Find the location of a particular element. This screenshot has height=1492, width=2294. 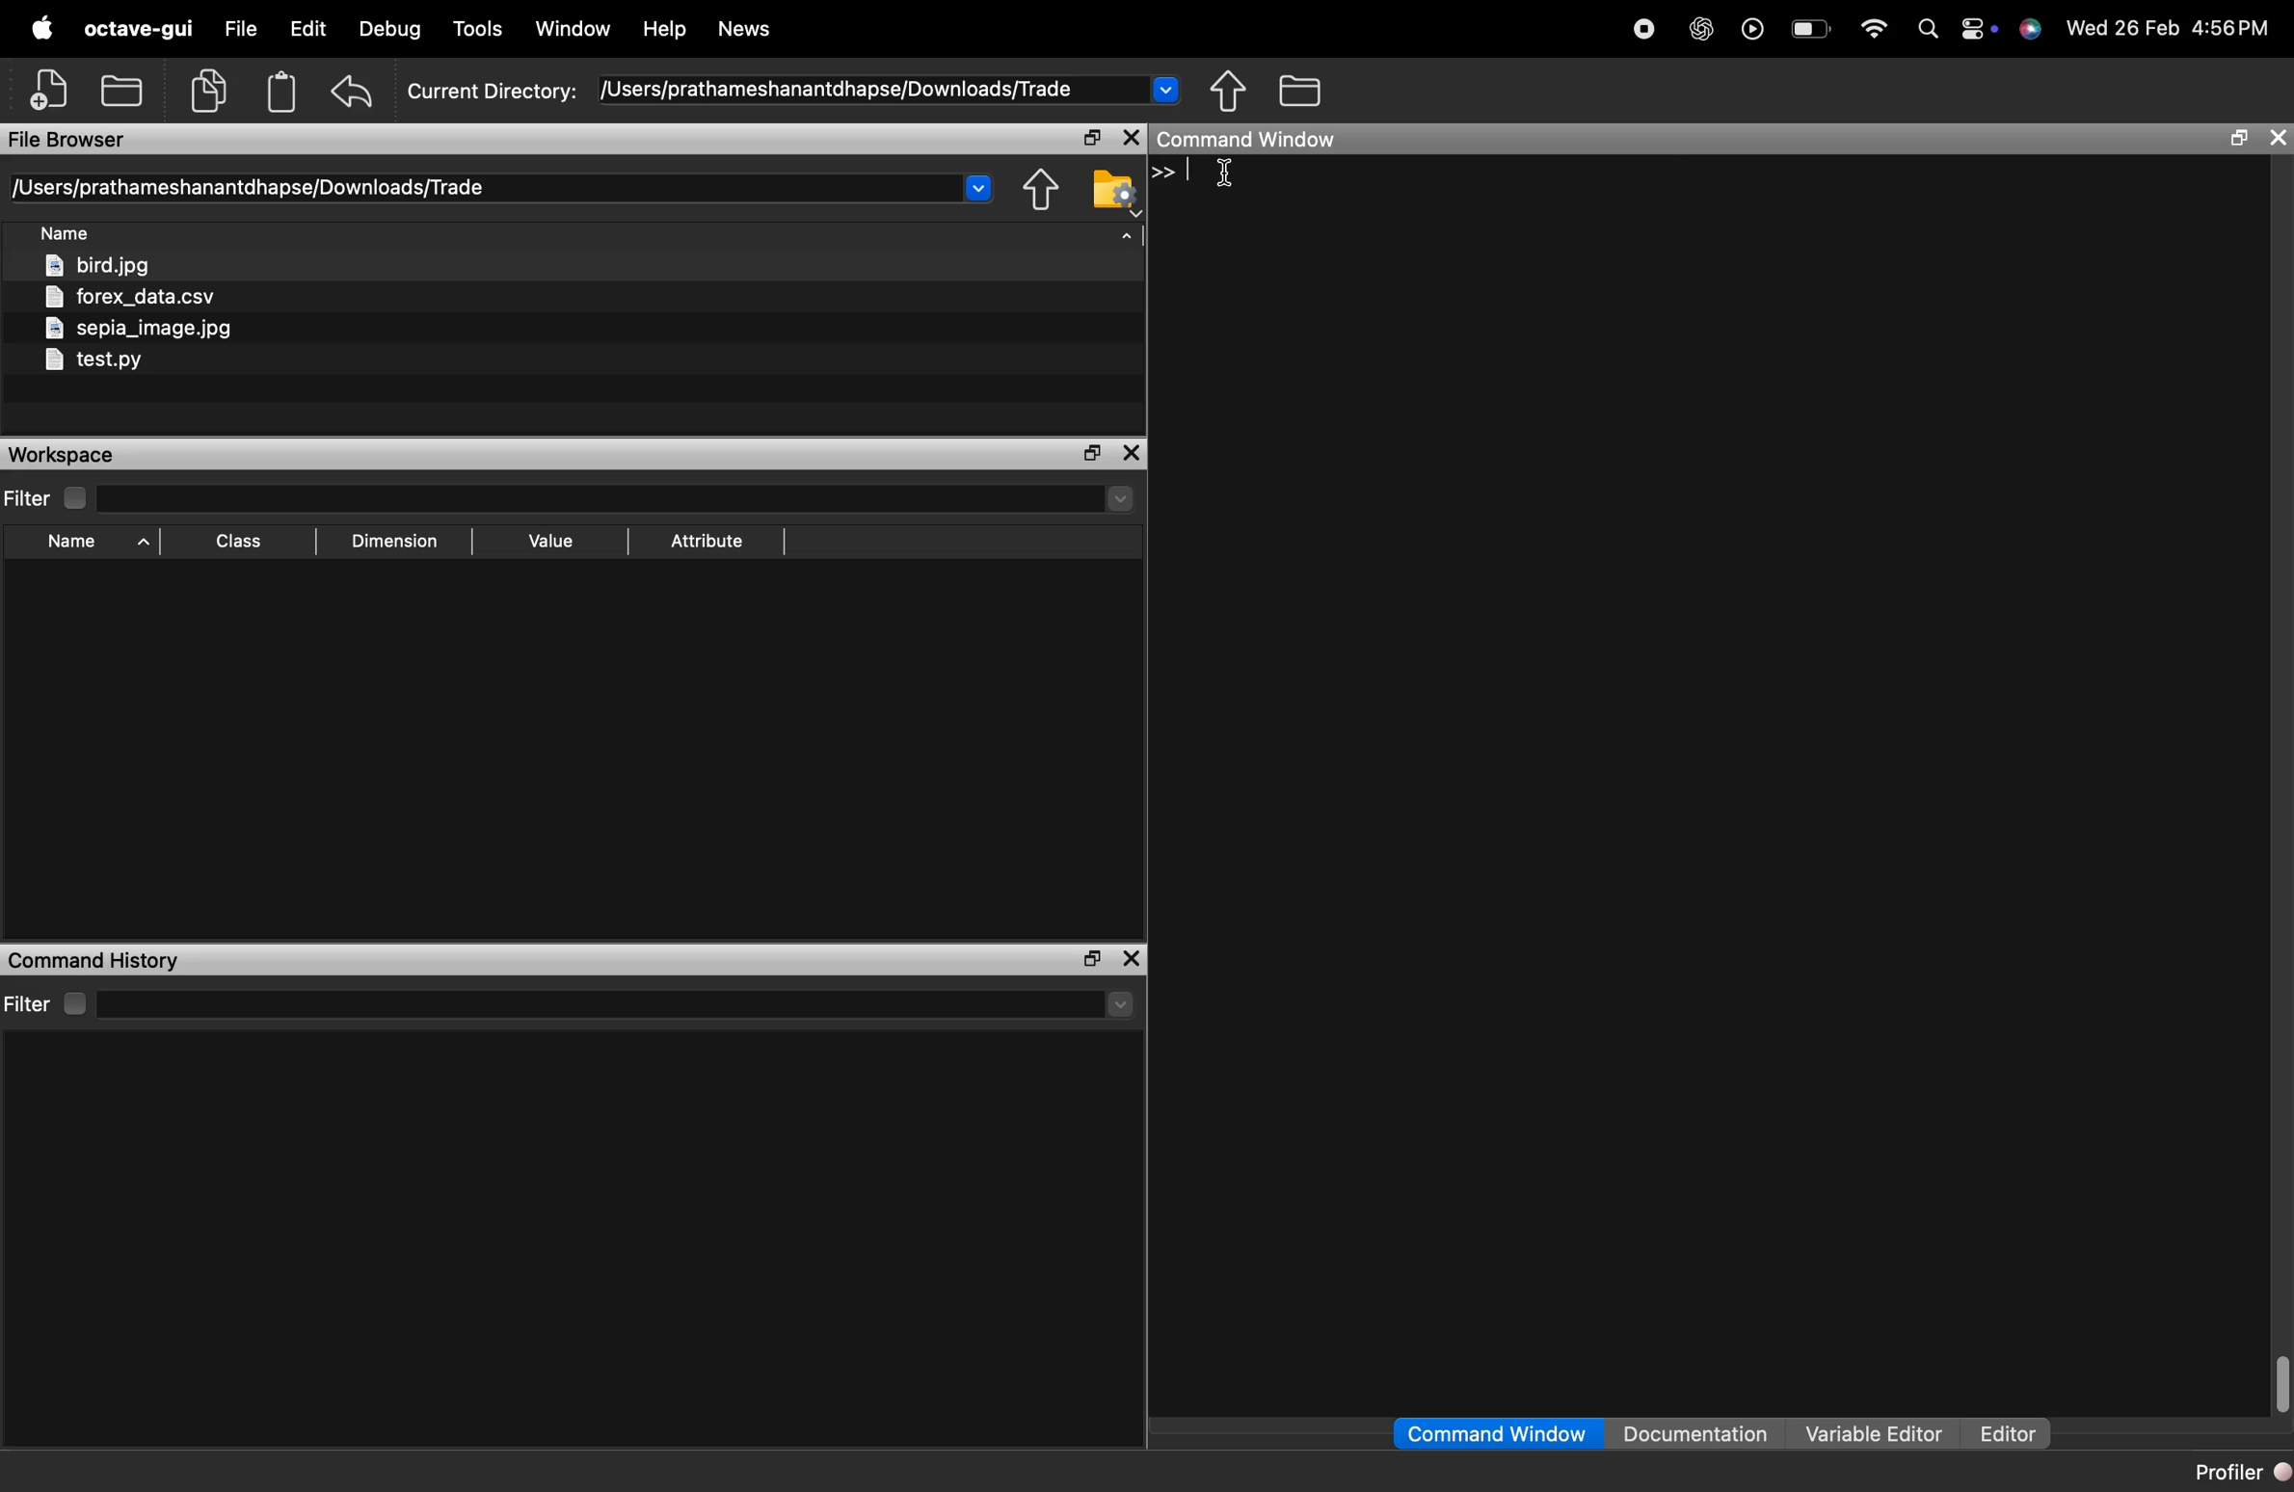

folder  is located at coordinates (1299, 91).